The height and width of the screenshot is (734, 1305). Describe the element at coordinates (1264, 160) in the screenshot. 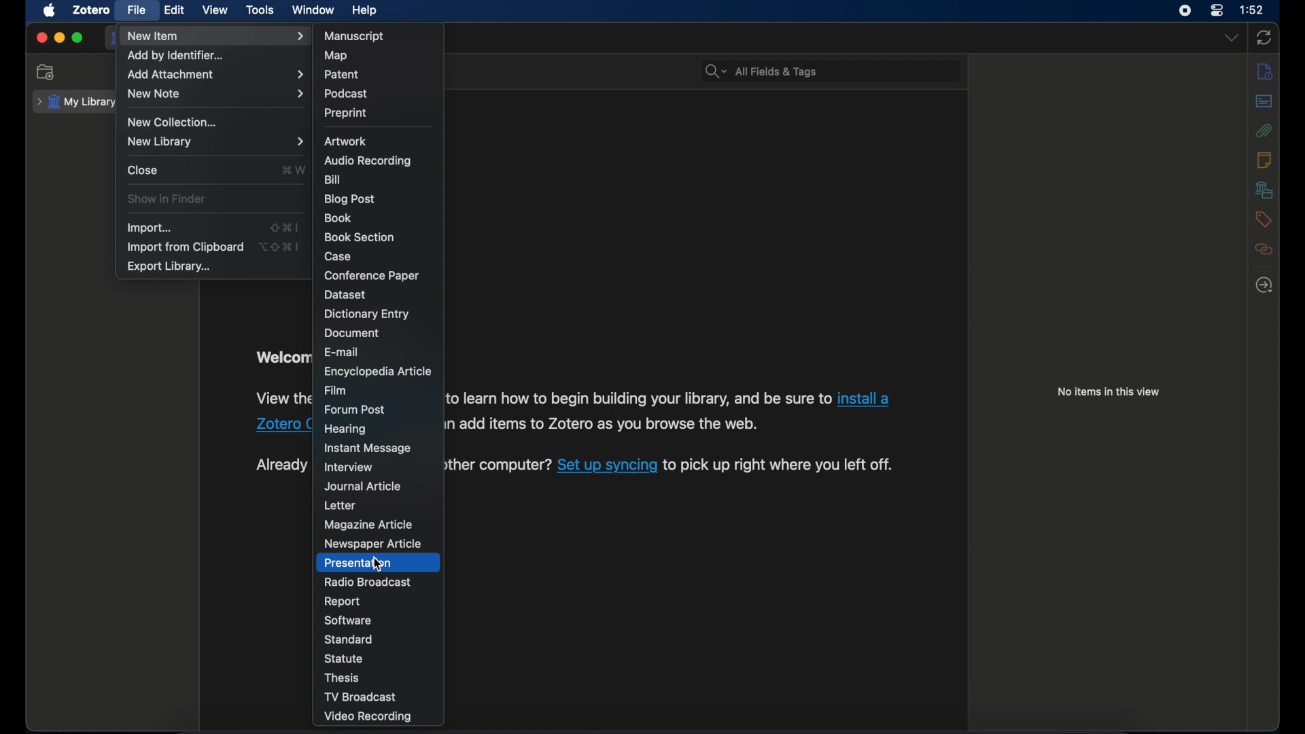

I see `notes` at that location.